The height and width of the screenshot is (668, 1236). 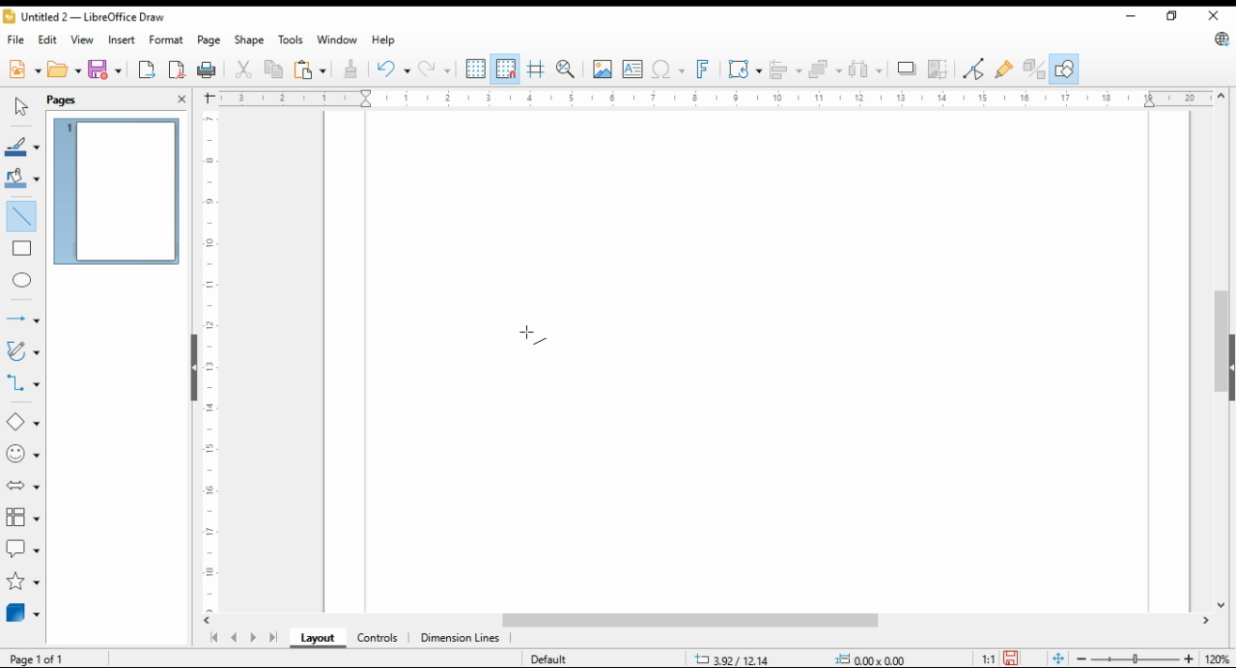 What do you see at coordinates (22, 177) in the screenshot?
I see `fill color` at bounding box center [22, 177].